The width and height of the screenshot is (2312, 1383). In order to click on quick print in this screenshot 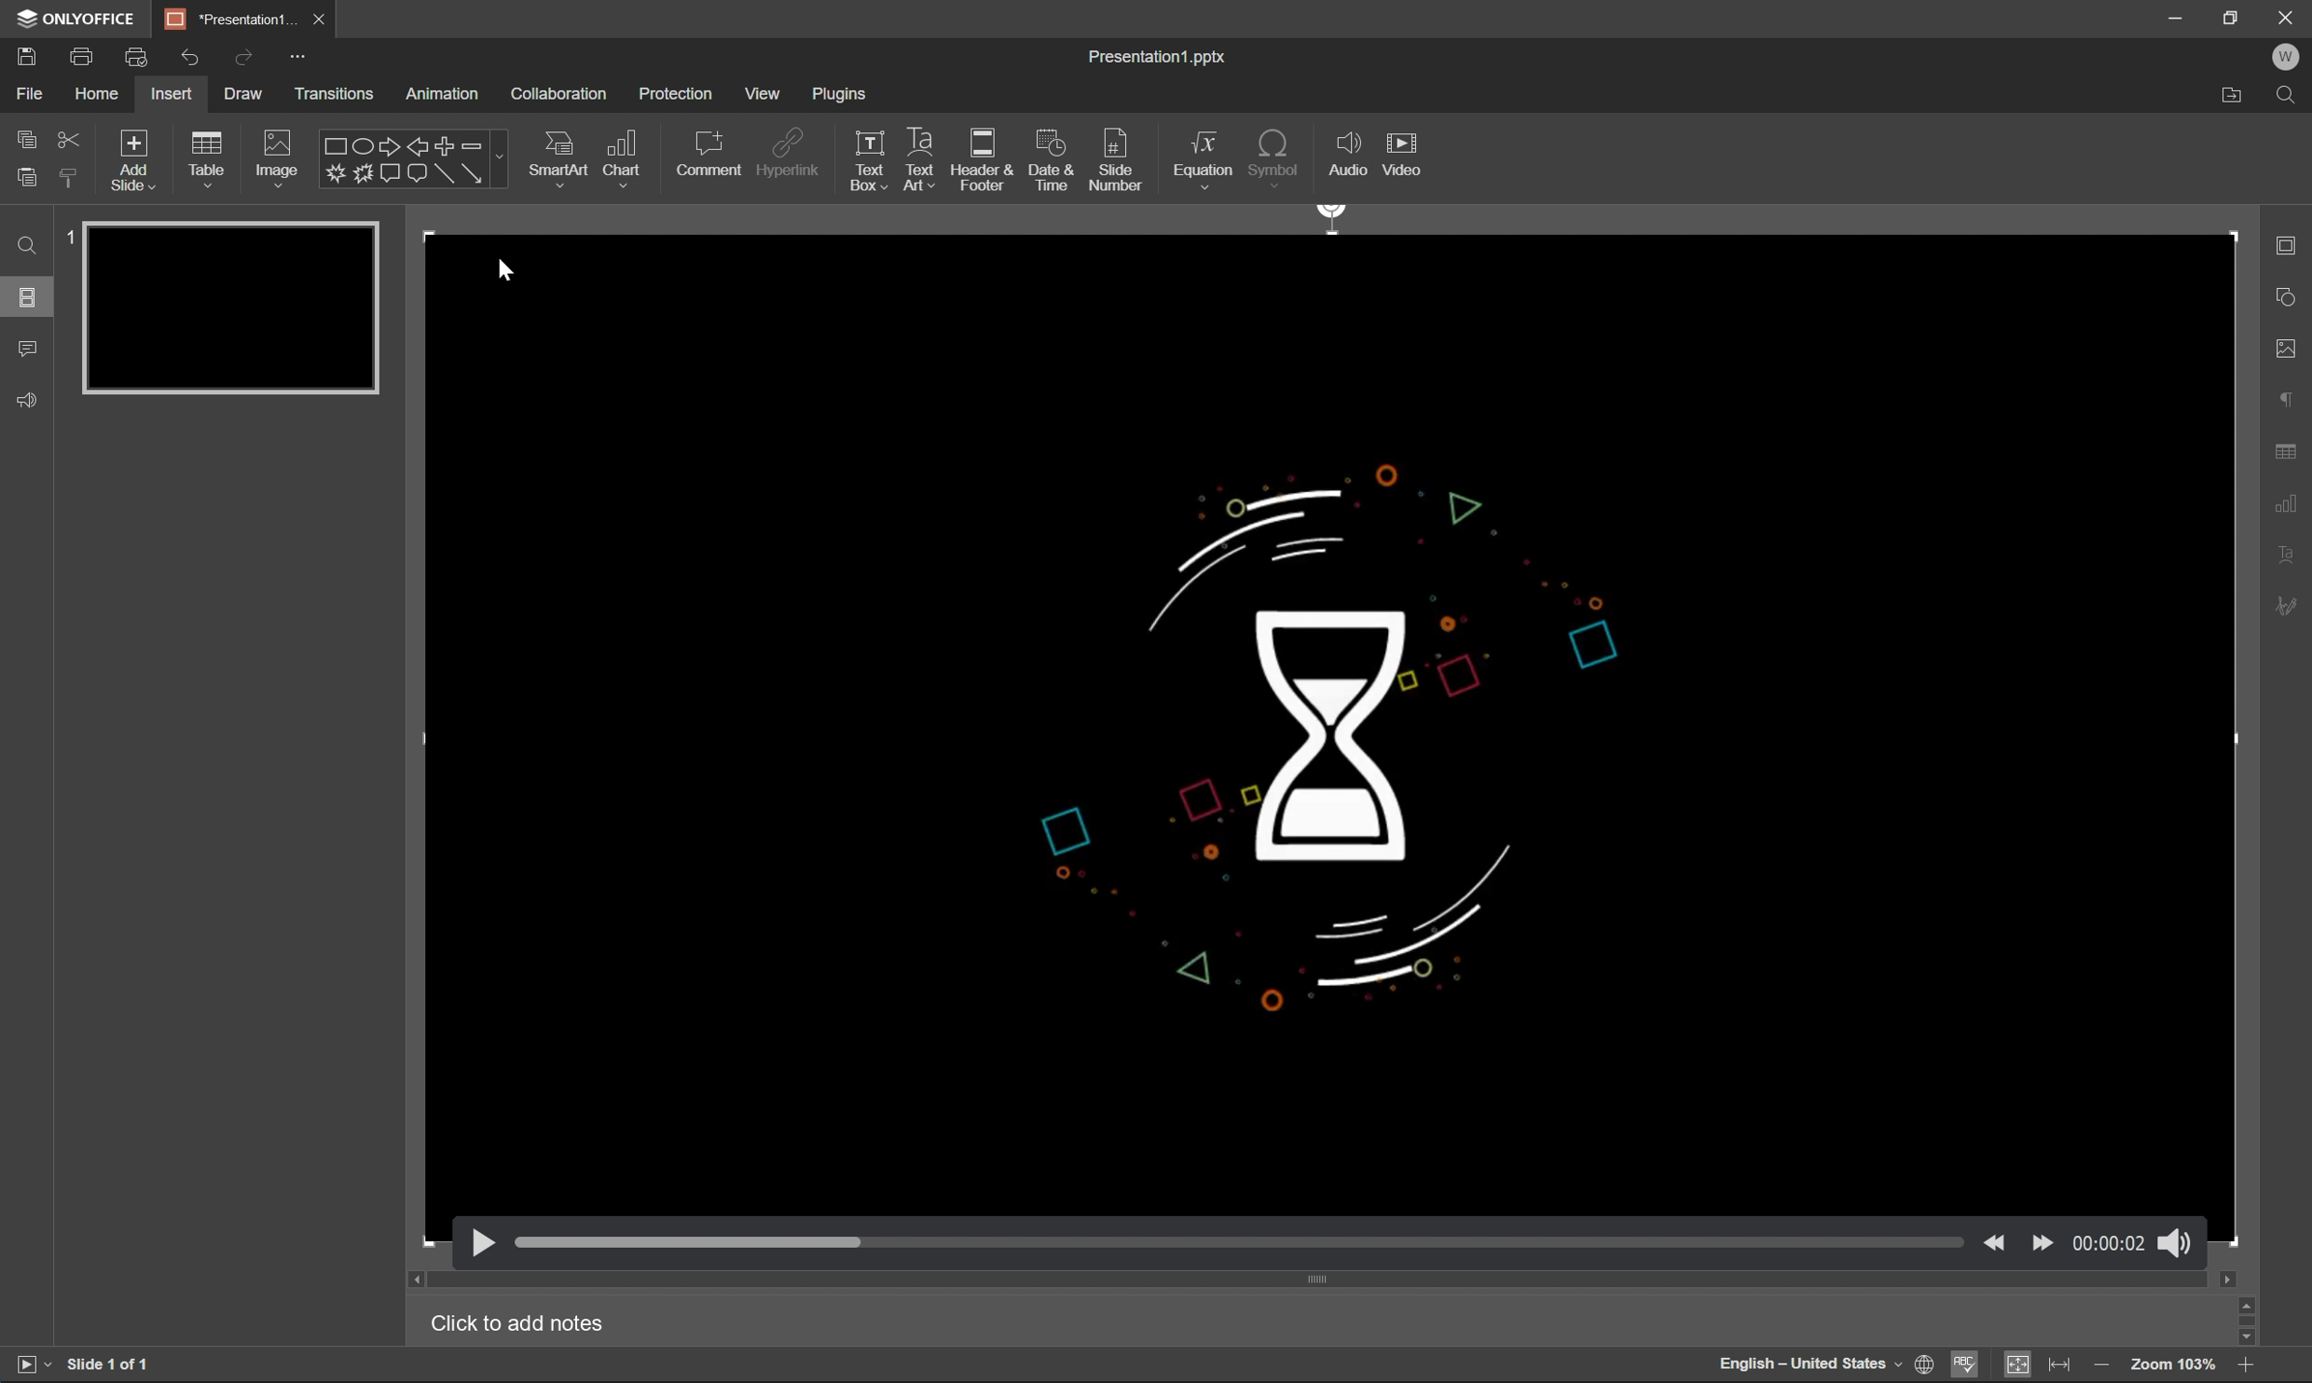, I will do `click(134, 53)`.